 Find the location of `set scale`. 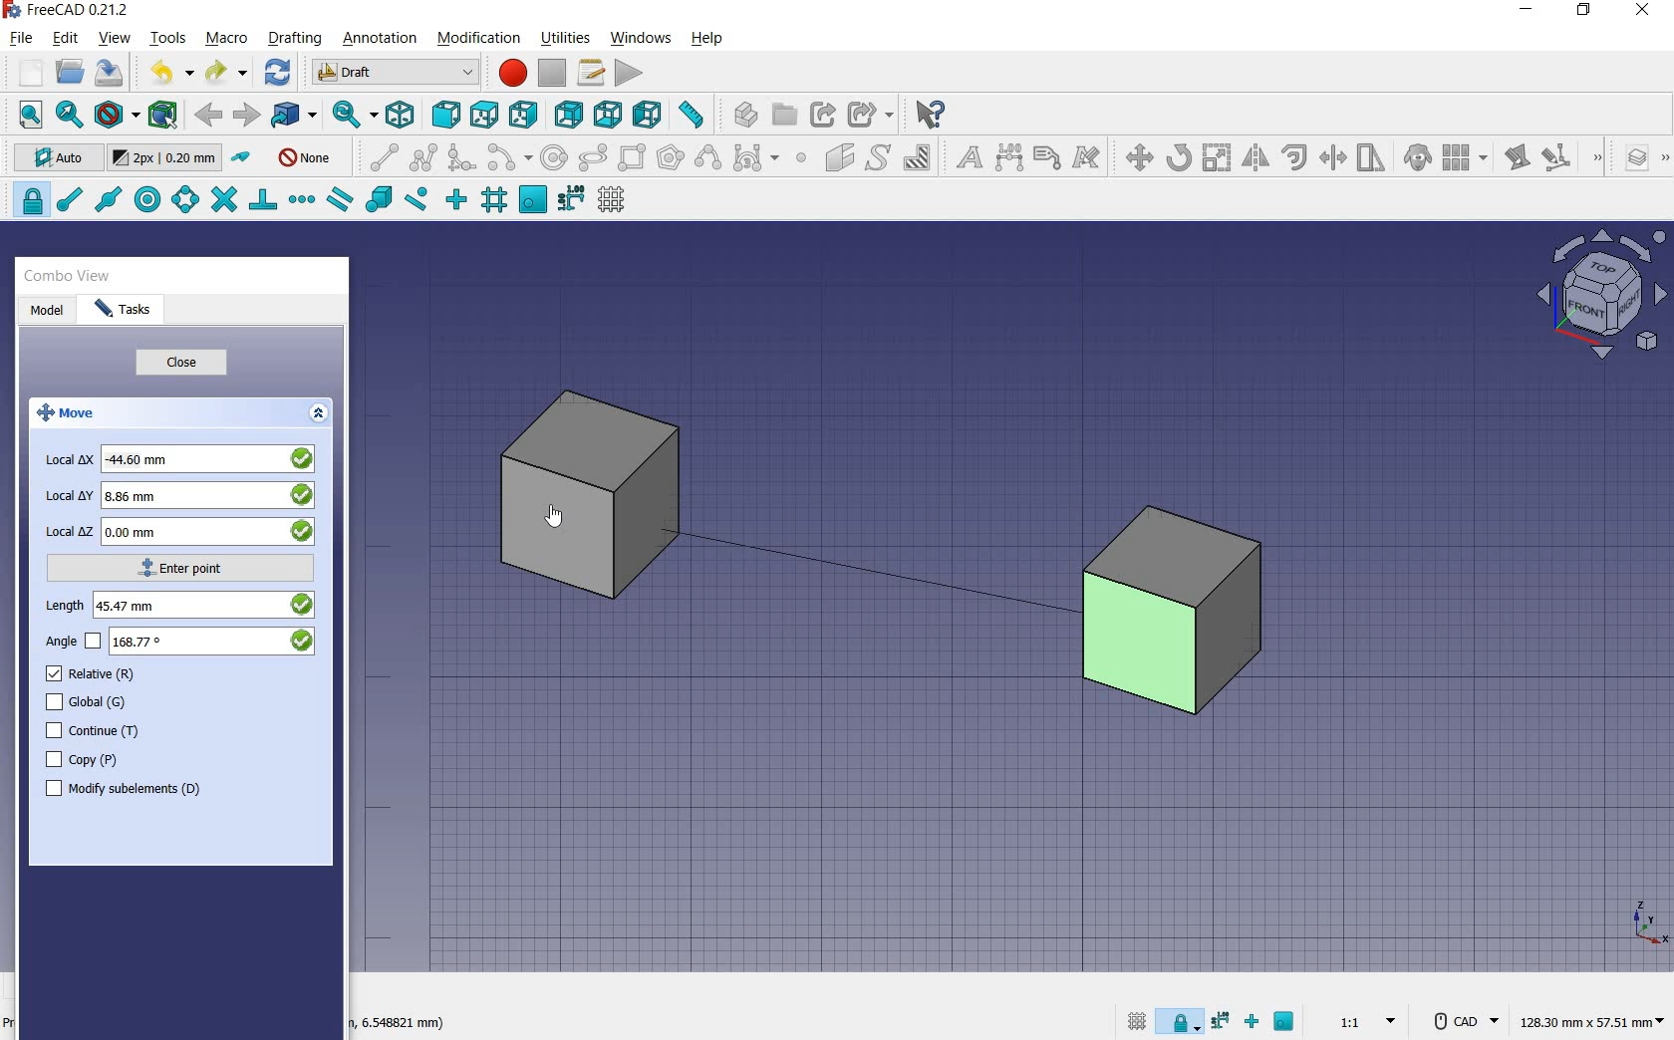

set scale is located at coordinates (1366, 1021).